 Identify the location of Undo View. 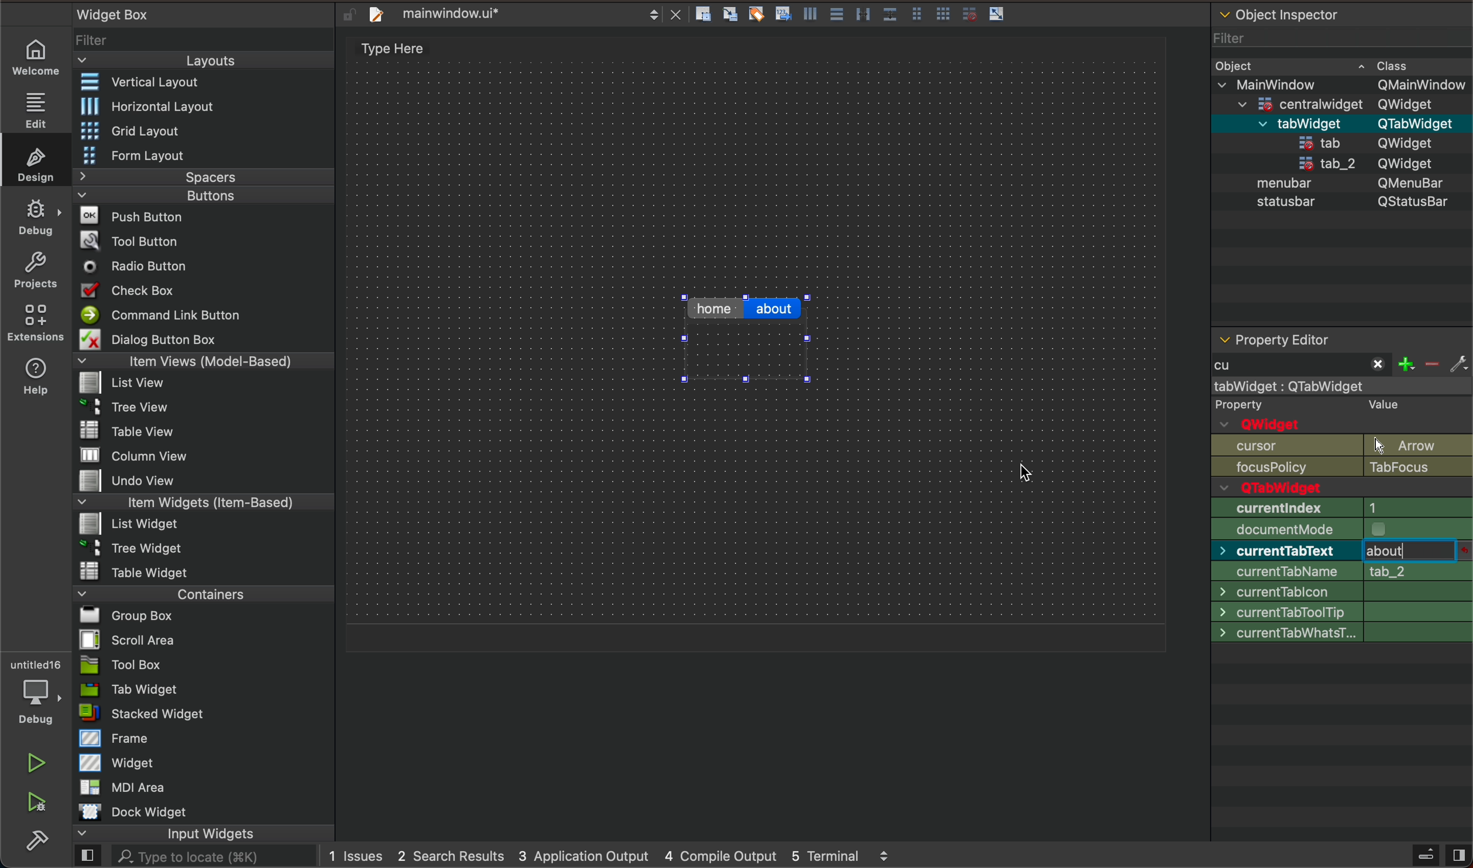
(121, 482).